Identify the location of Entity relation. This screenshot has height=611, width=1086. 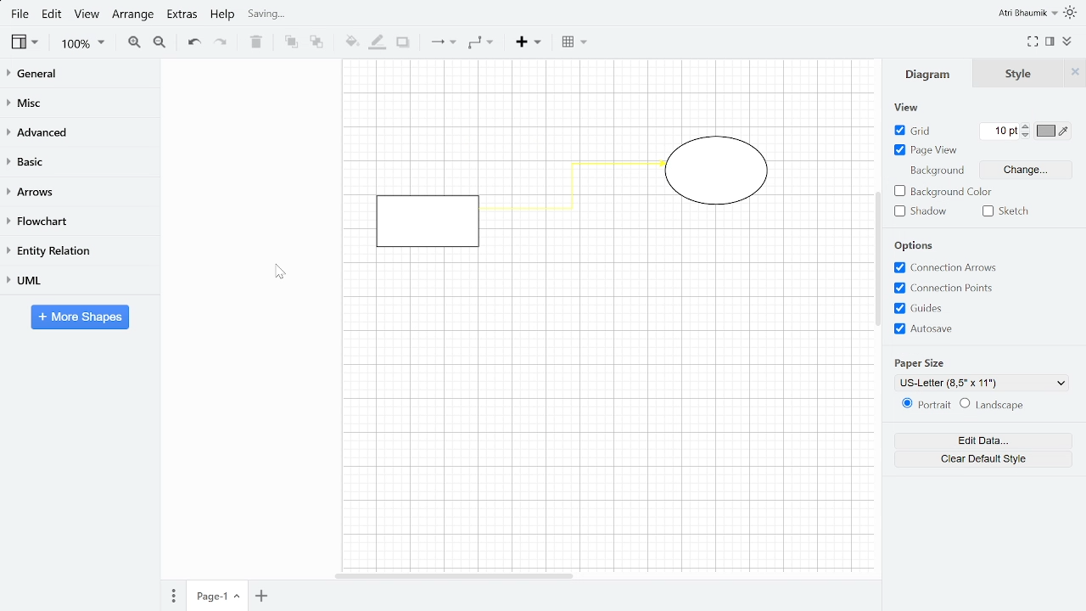
(77, 249).